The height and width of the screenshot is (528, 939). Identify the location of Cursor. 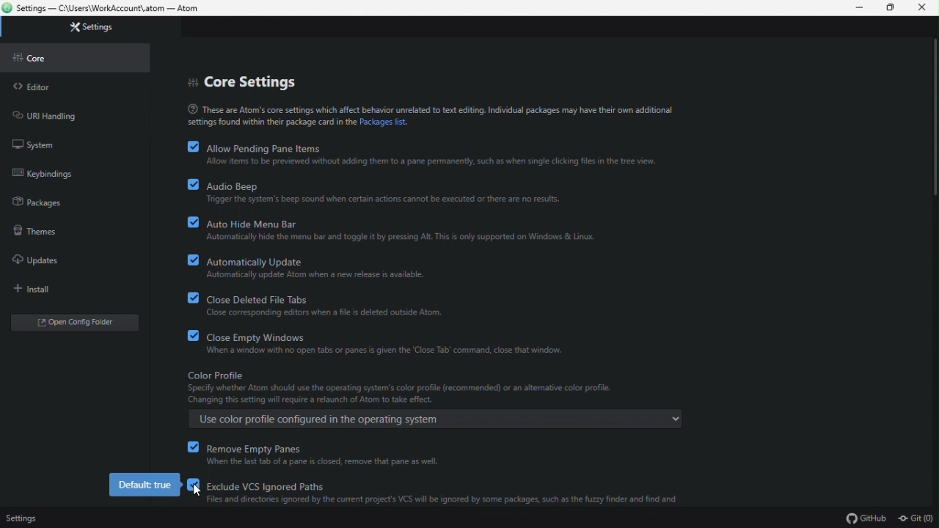
(197, 489).